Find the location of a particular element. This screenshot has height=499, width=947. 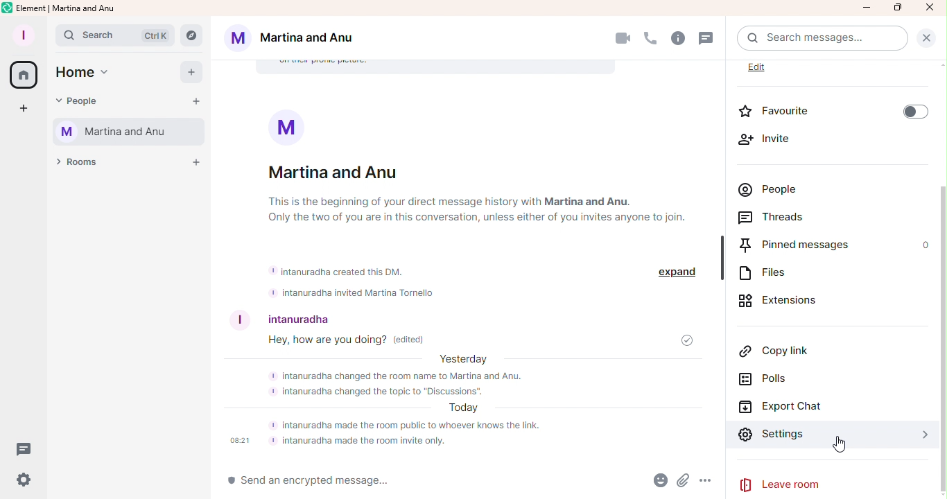

Maximize is located at coordinates (896, 8).